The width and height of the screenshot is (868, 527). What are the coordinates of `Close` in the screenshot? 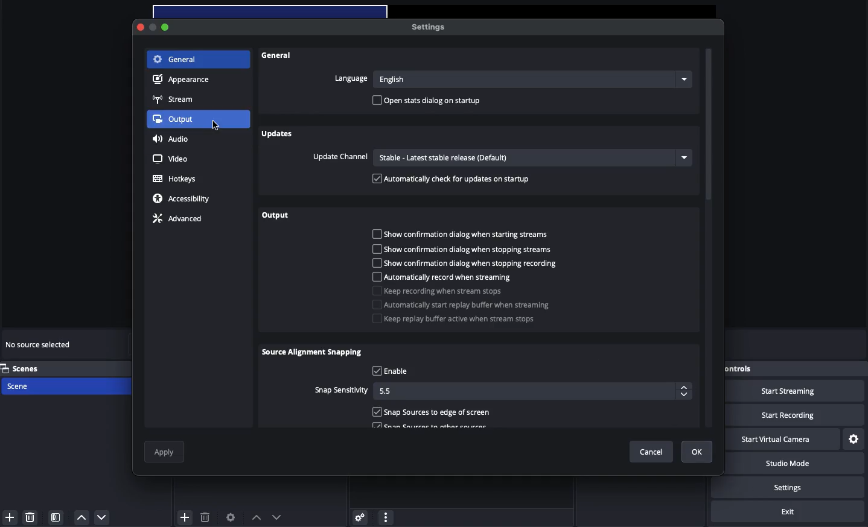 It's located at (141, 28).